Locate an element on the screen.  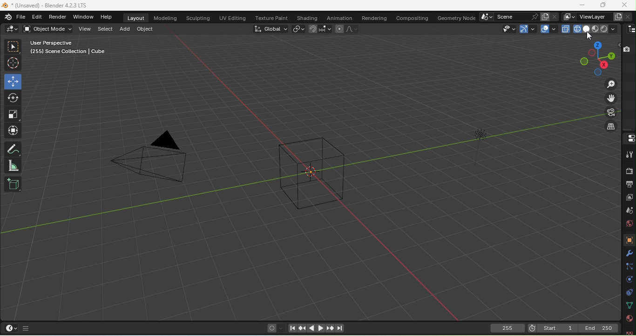
Editor type is located at coordinates (629, 138).